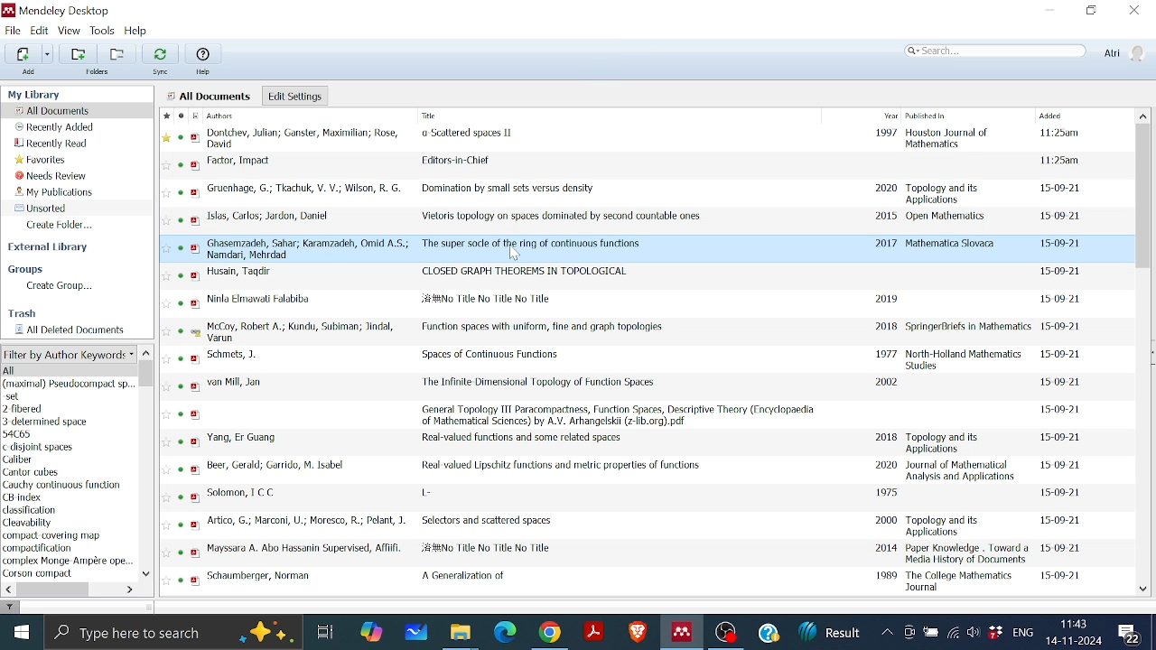  I want to click on , so click(974, 632).